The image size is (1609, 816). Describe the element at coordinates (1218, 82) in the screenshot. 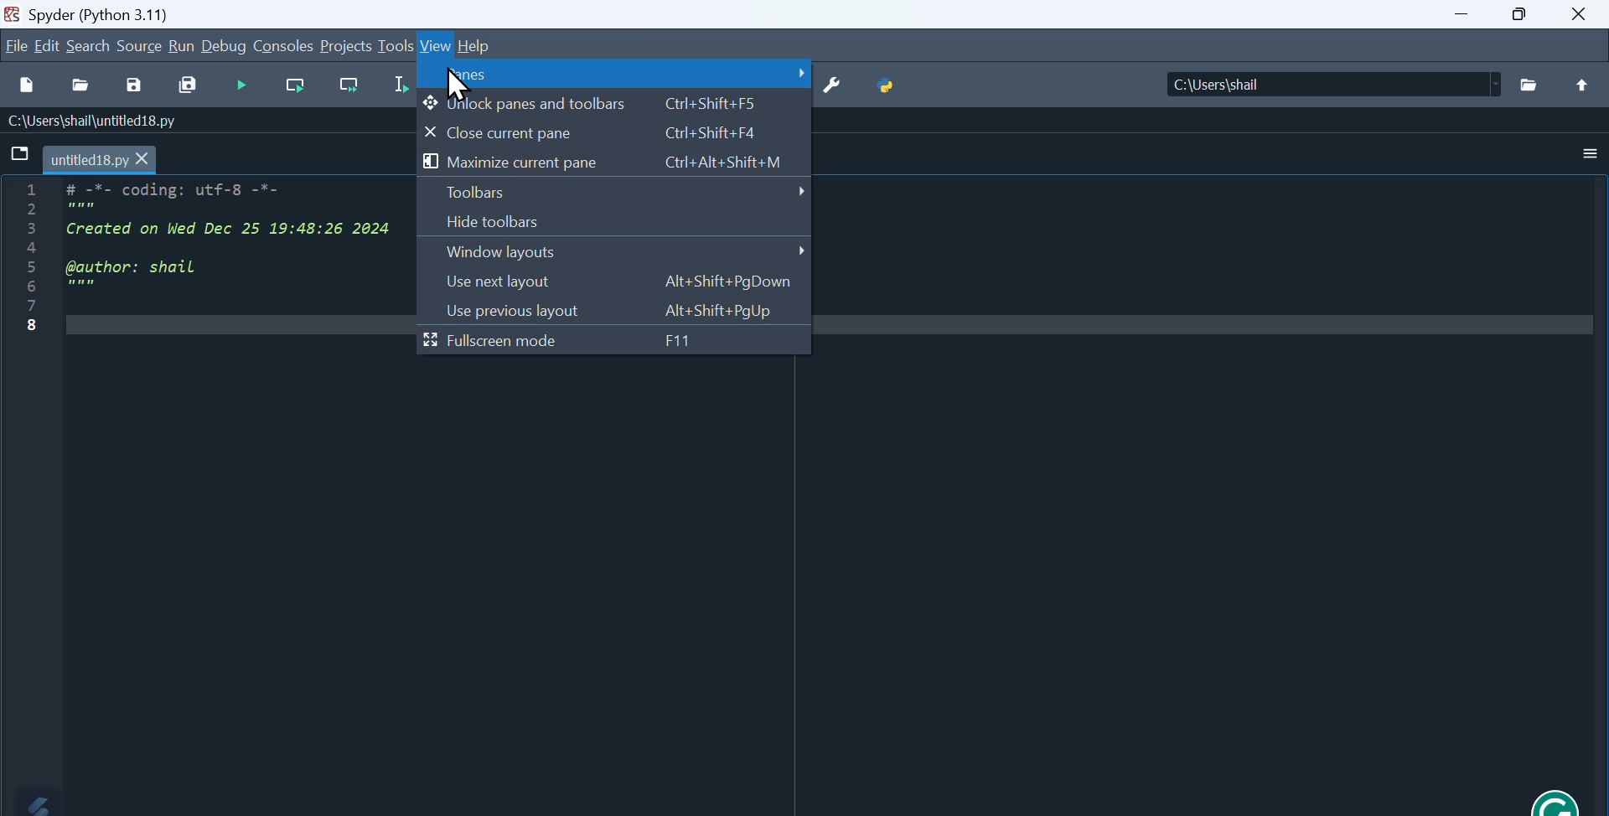

I see `C:\Users\shail` at that location.